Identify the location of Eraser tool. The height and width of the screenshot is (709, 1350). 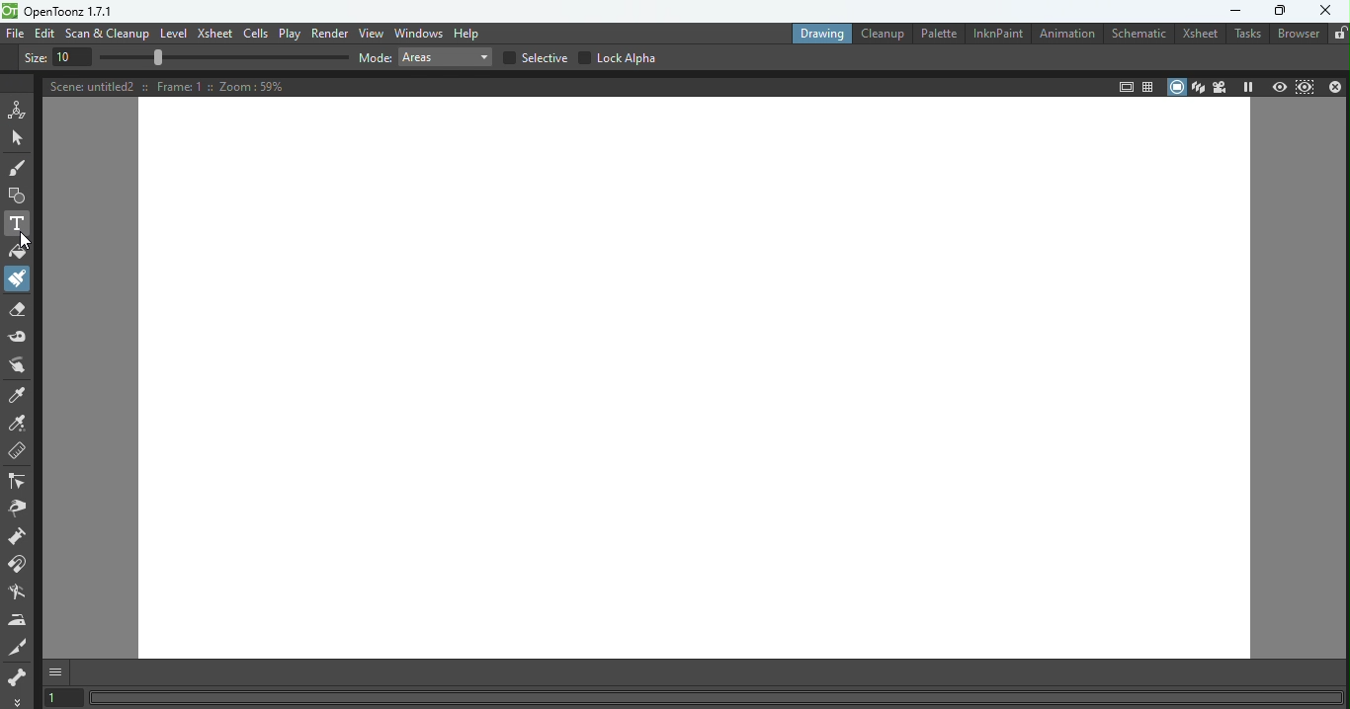
(18, 308).